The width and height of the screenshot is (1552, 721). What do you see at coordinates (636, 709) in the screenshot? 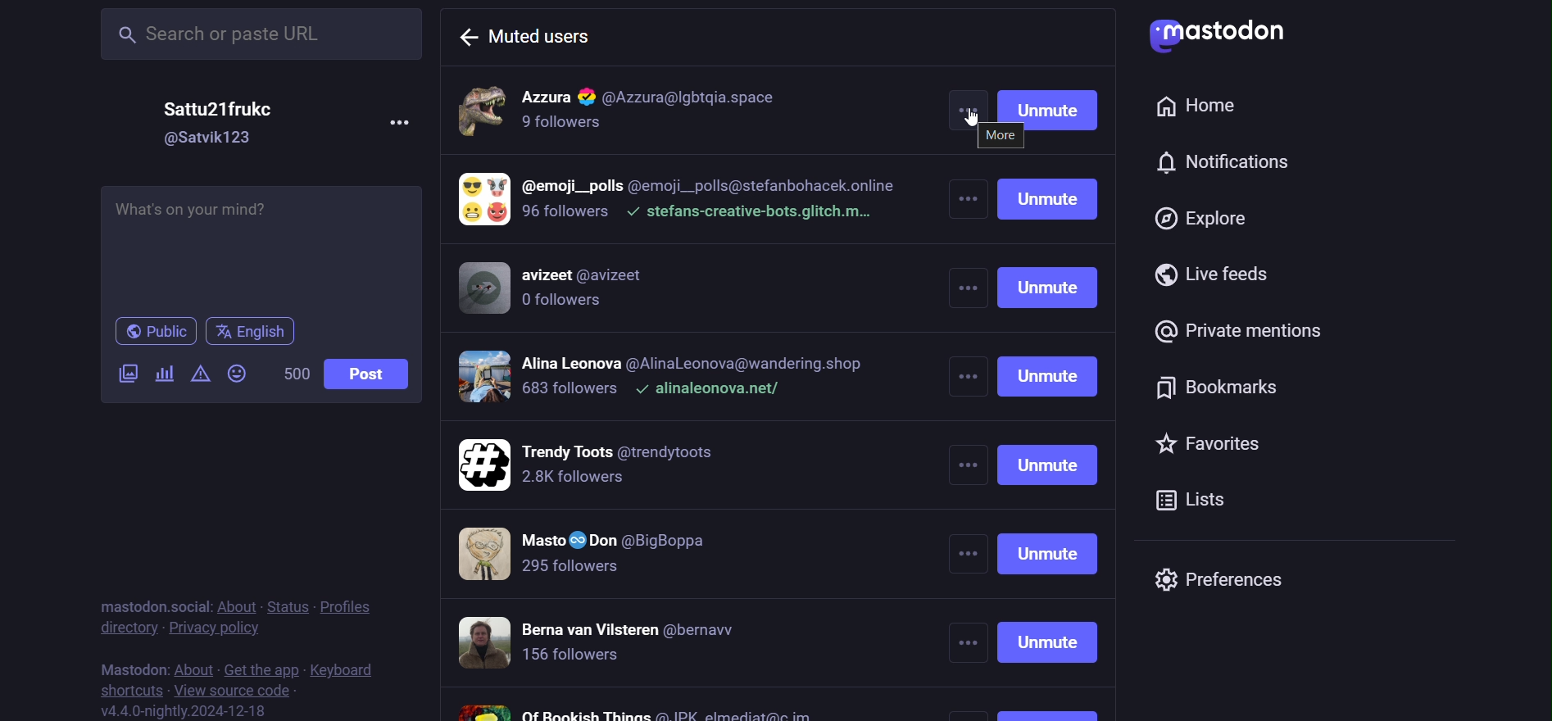
I see `muter users 8` at bounding box center [636, 709].